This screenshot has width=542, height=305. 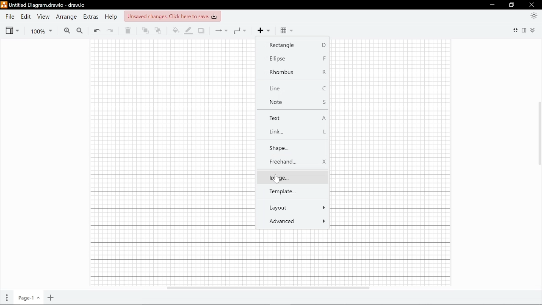 I want to click on File, so click(x=9, y=17).